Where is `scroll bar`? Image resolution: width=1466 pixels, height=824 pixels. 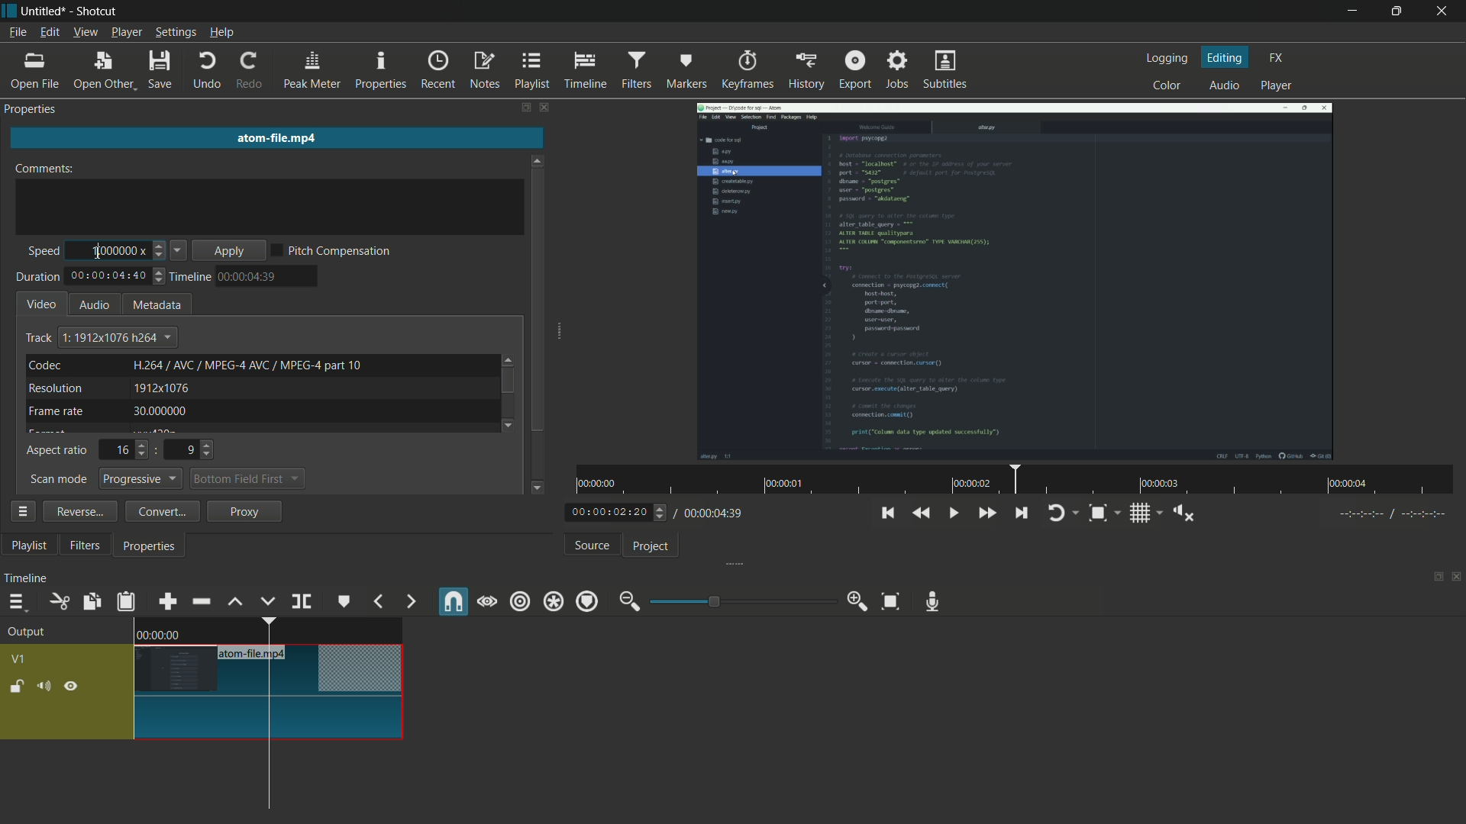 scroll bar is located at coordinates (538, 299).